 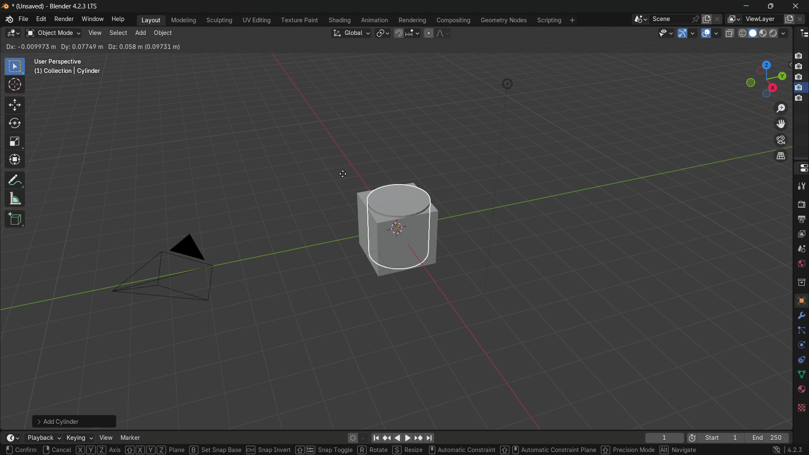 I want to click on transparencies, so click(x=801, y=408).